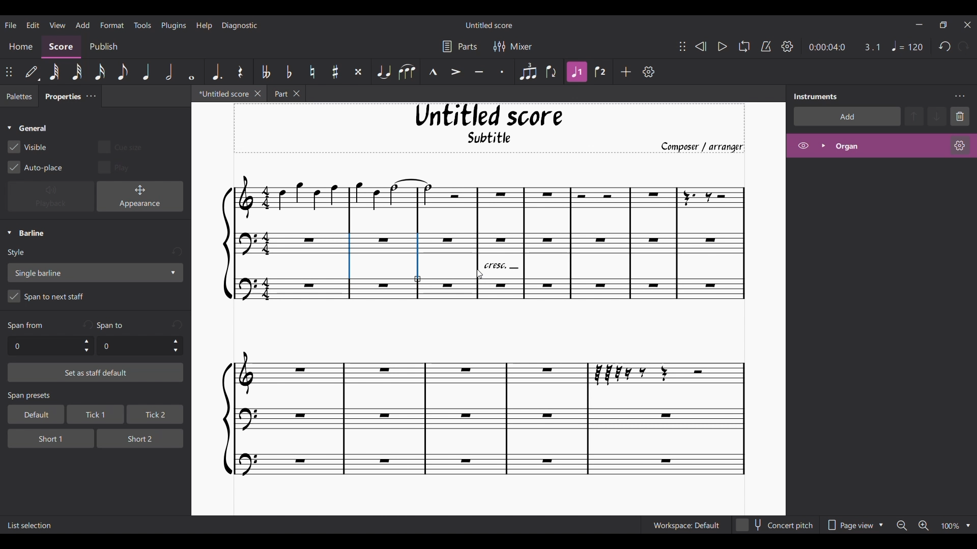 The height and width of the screenshot is (549, 977). Describe the element at coordinates (27, 129) in the screenshot. I see `Collapse General` at that location.